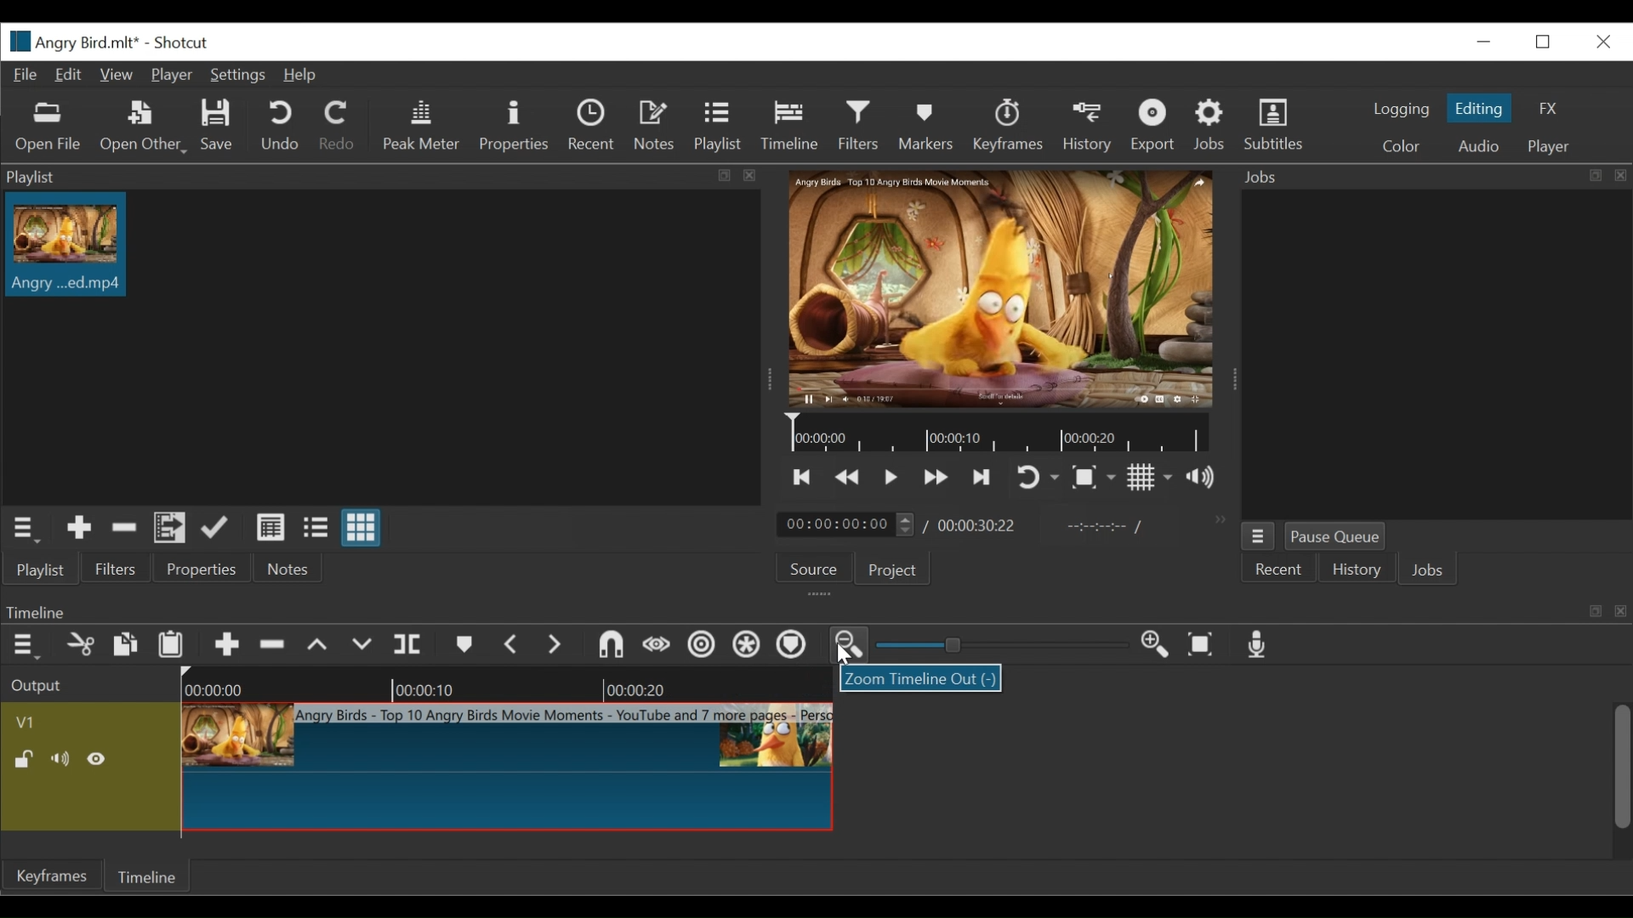 The image size is (1633, 918). What do you see at coordinates (279, 126) in the screenshot?
I see `Undo` at bounding box center [279, 126].